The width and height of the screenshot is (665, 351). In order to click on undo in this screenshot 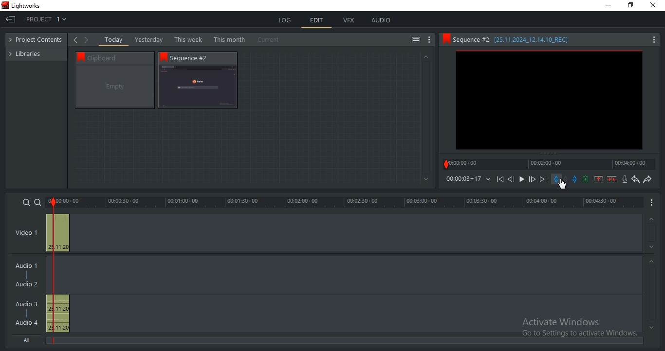, I will do `click(636, 179)`.